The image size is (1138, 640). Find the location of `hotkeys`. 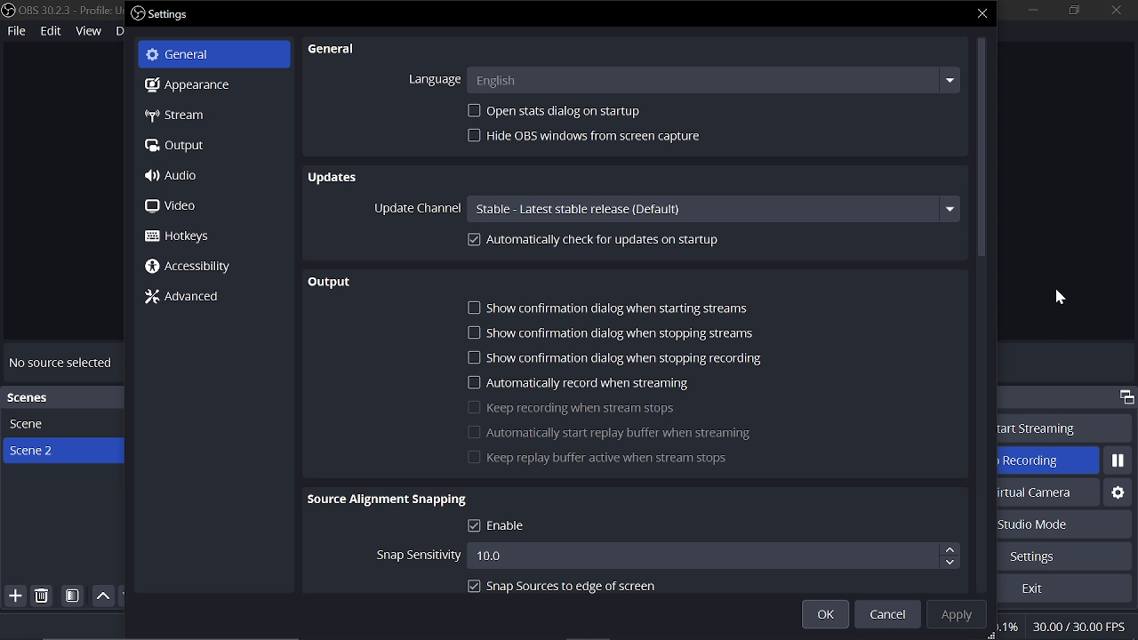

hotkeys is located at coordinates (204, 237).